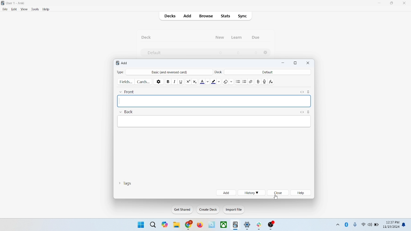 The height and width of the screenshot is (231, 411). I want to click on front, so click(128, 91).